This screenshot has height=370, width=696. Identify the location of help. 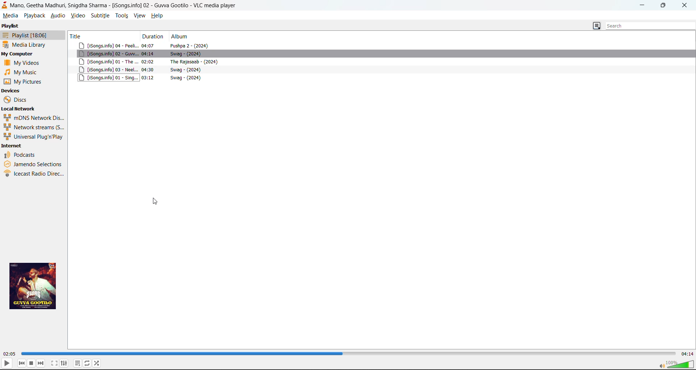
(157, 15).